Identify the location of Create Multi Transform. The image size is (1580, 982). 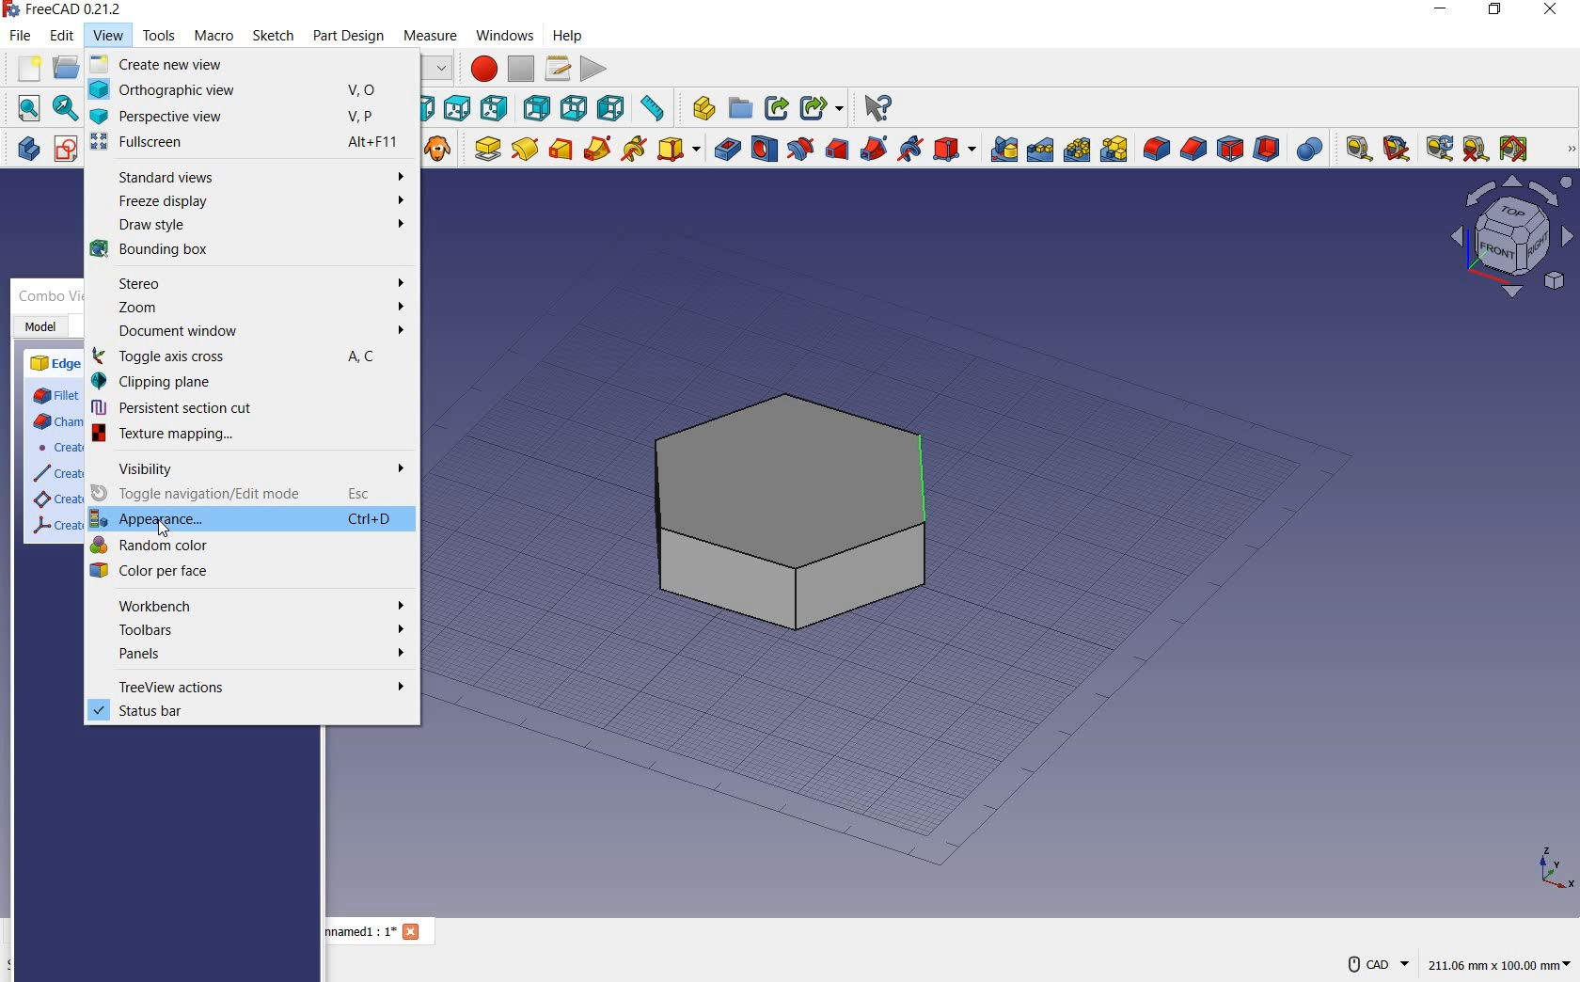
(1114, 150).